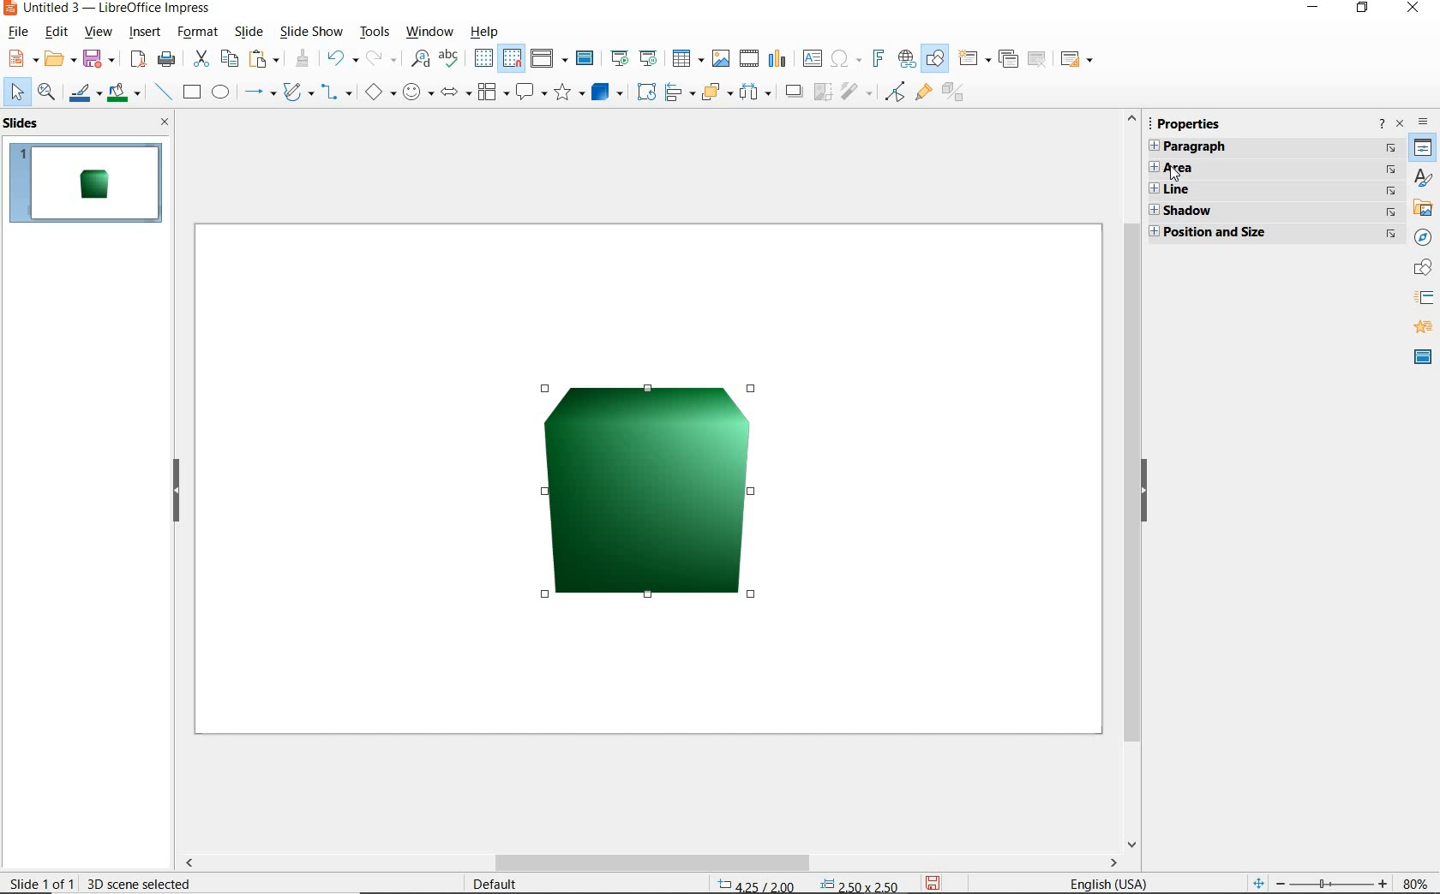 The height and width of the screenshot is (894, 1440). I want to click on redo, so click(382, 59).